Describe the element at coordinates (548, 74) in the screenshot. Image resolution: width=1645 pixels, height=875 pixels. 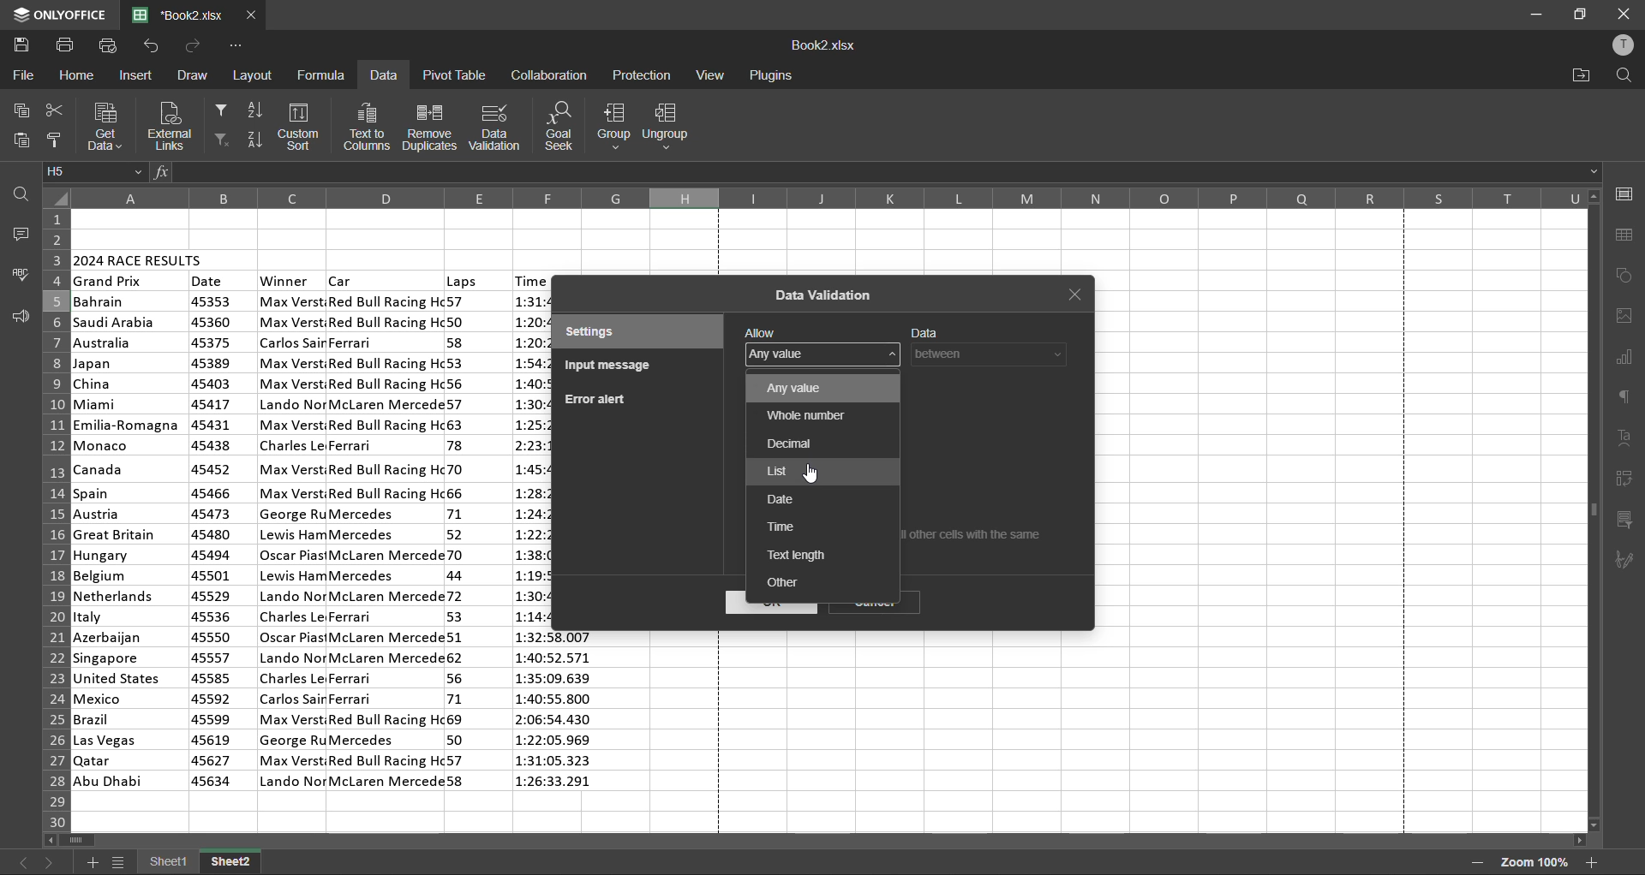
I see `collaboration` at that location.